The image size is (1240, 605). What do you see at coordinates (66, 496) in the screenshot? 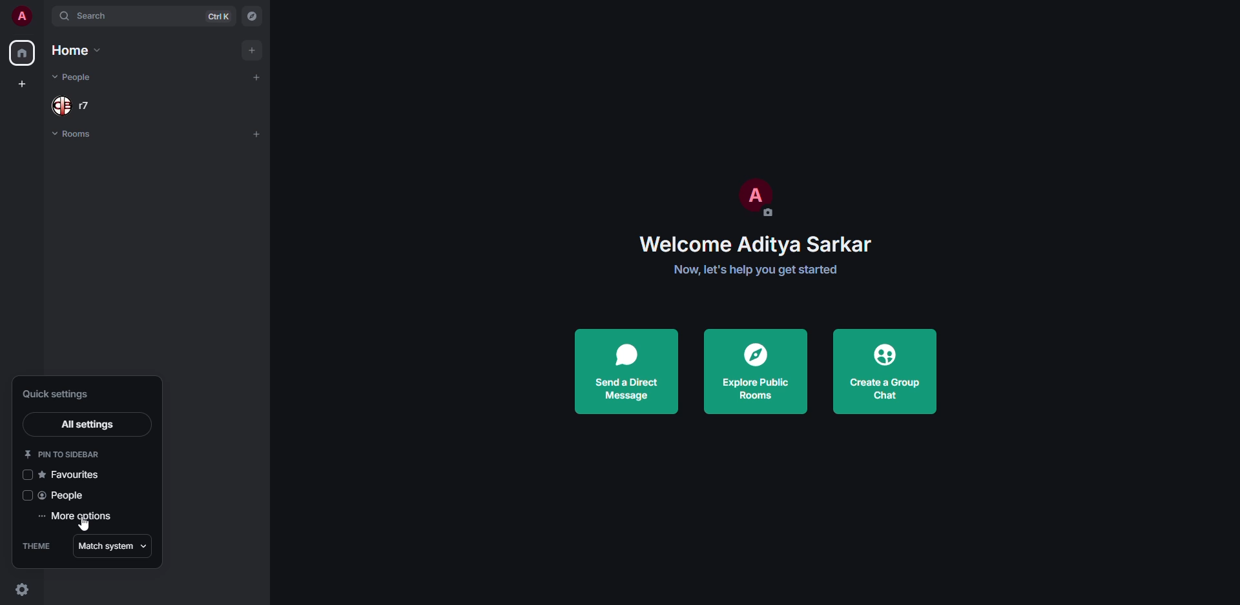
I see `people` at bounding box center [66, 496].